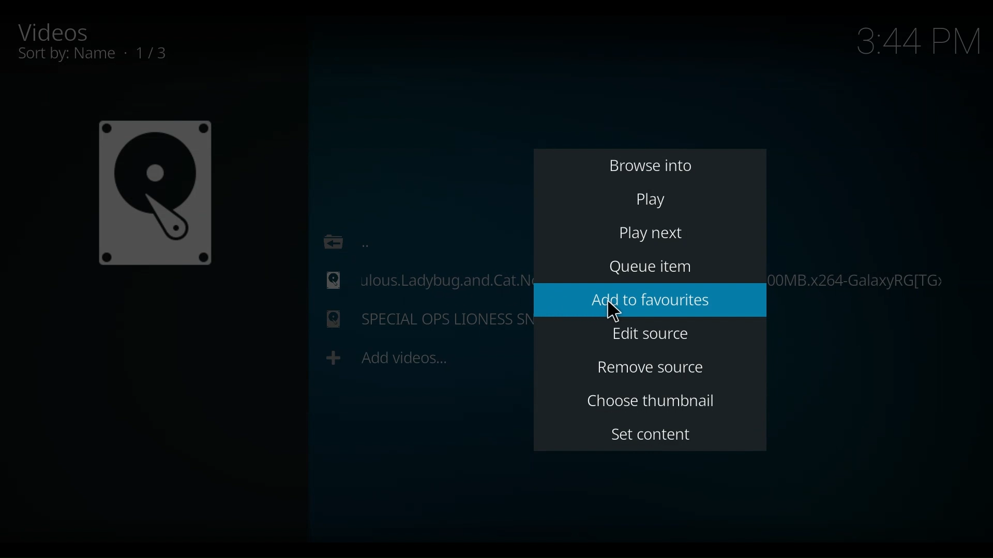 This screenshot has width=993, height=558. I want to click on Choose thumbnail, so click(654, 400).